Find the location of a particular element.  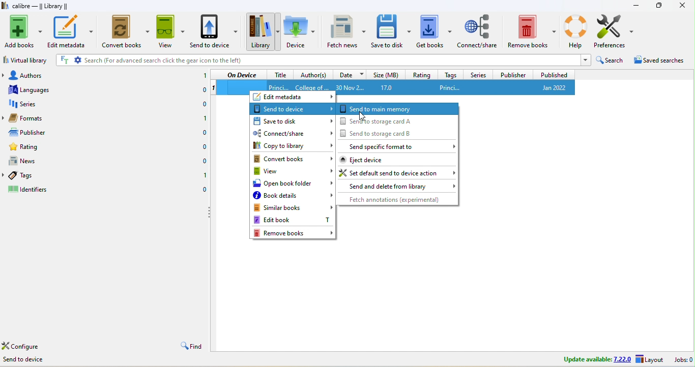

virtual library is located at coordinates (27, 59).